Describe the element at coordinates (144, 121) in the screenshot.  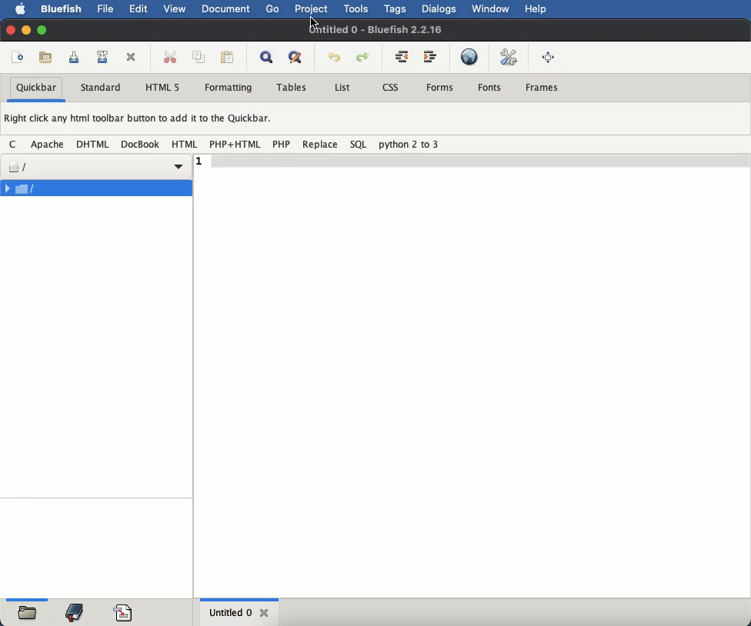
I see `Right click any html toolbar button to add it to the Quickbar` at that location.